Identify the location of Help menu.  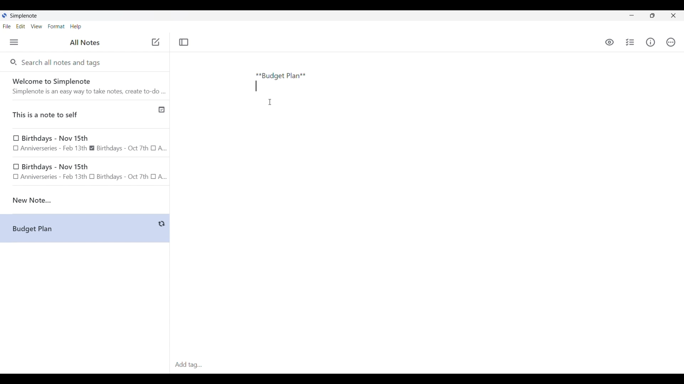
(76, 26).